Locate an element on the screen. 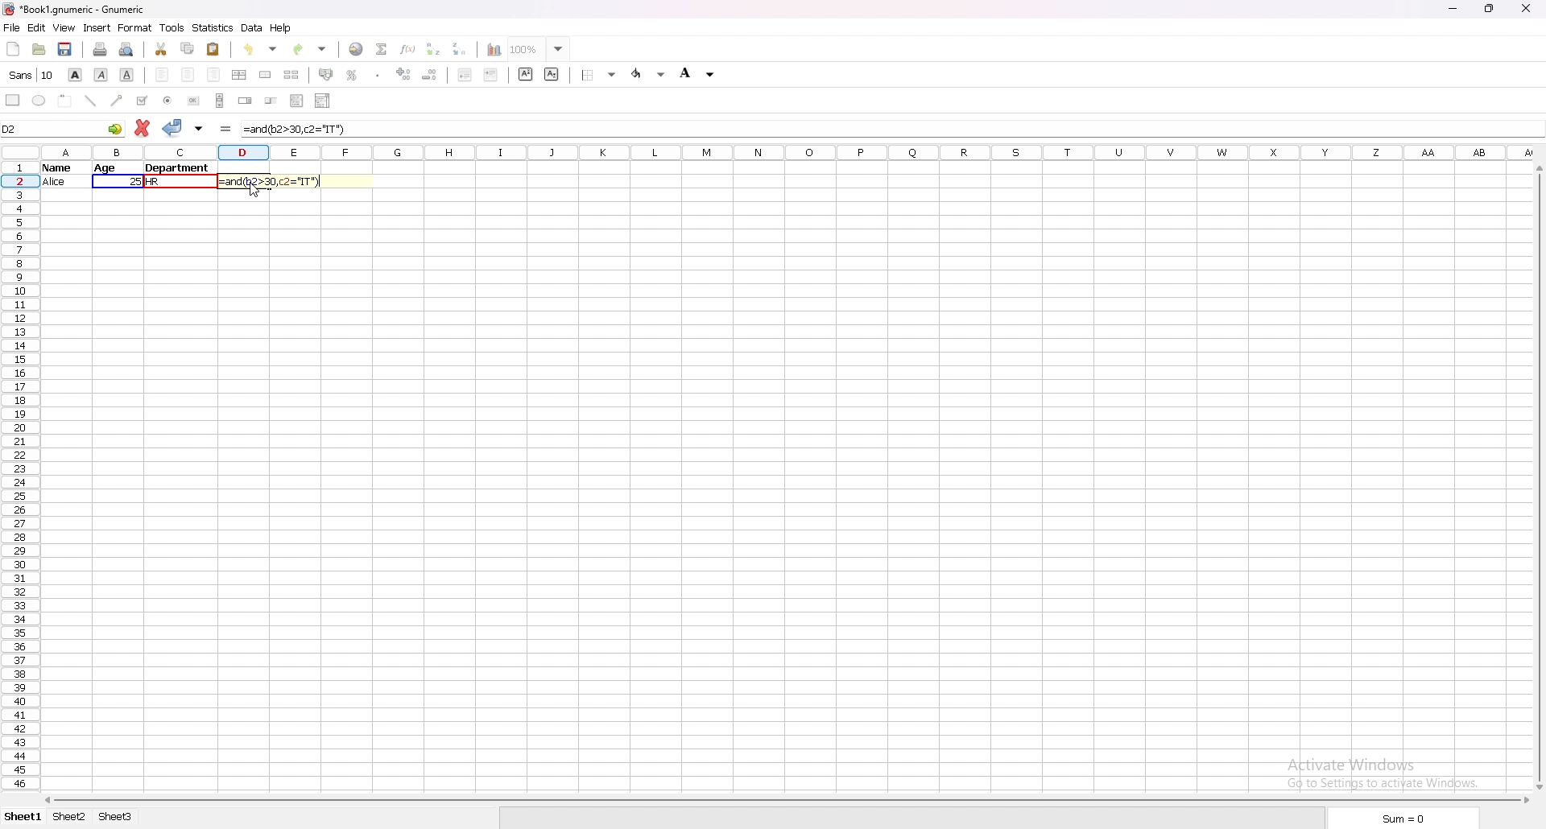  redo is located at coordinates (310, 50).